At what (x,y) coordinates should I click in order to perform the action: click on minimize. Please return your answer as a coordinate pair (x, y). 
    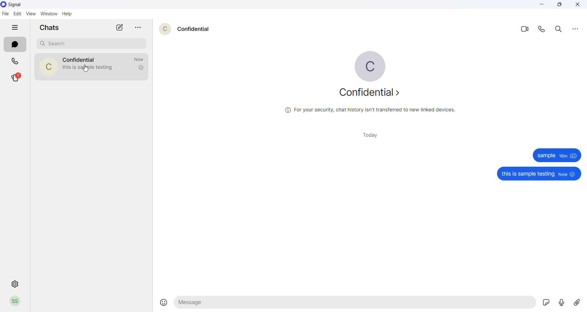
    Looking at the image, I should click on (542, 6).